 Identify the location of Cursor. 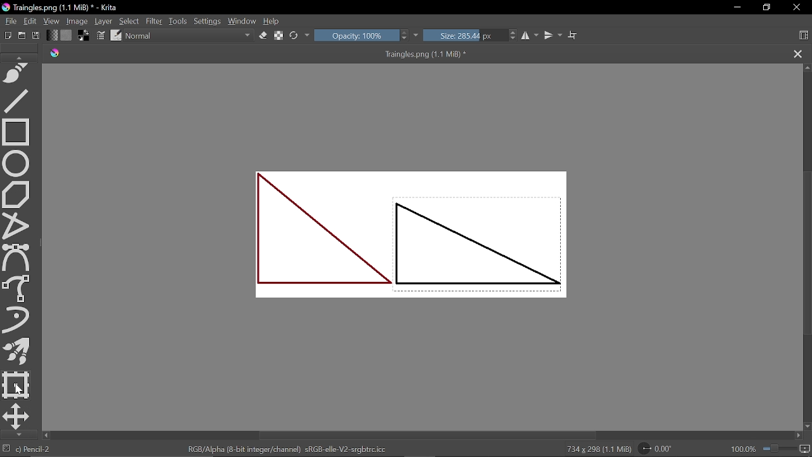
(19, 390).